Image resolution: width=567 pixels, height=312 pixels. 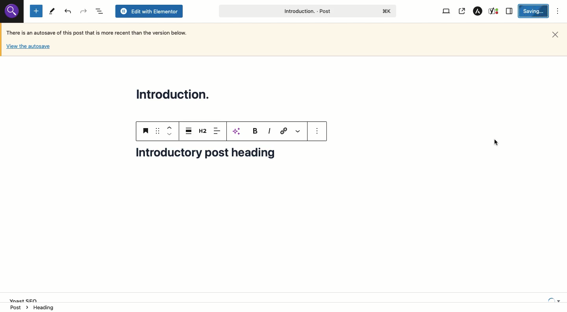 I want to click on Astar, so click(x=478, y=11).